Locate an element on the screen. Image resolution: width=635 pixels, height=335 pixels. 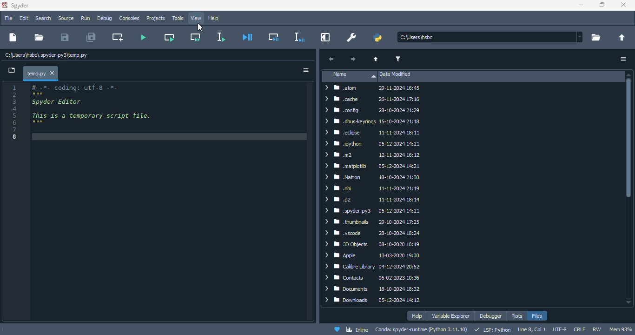
run selection or current line is located at coordinates (220, 37).